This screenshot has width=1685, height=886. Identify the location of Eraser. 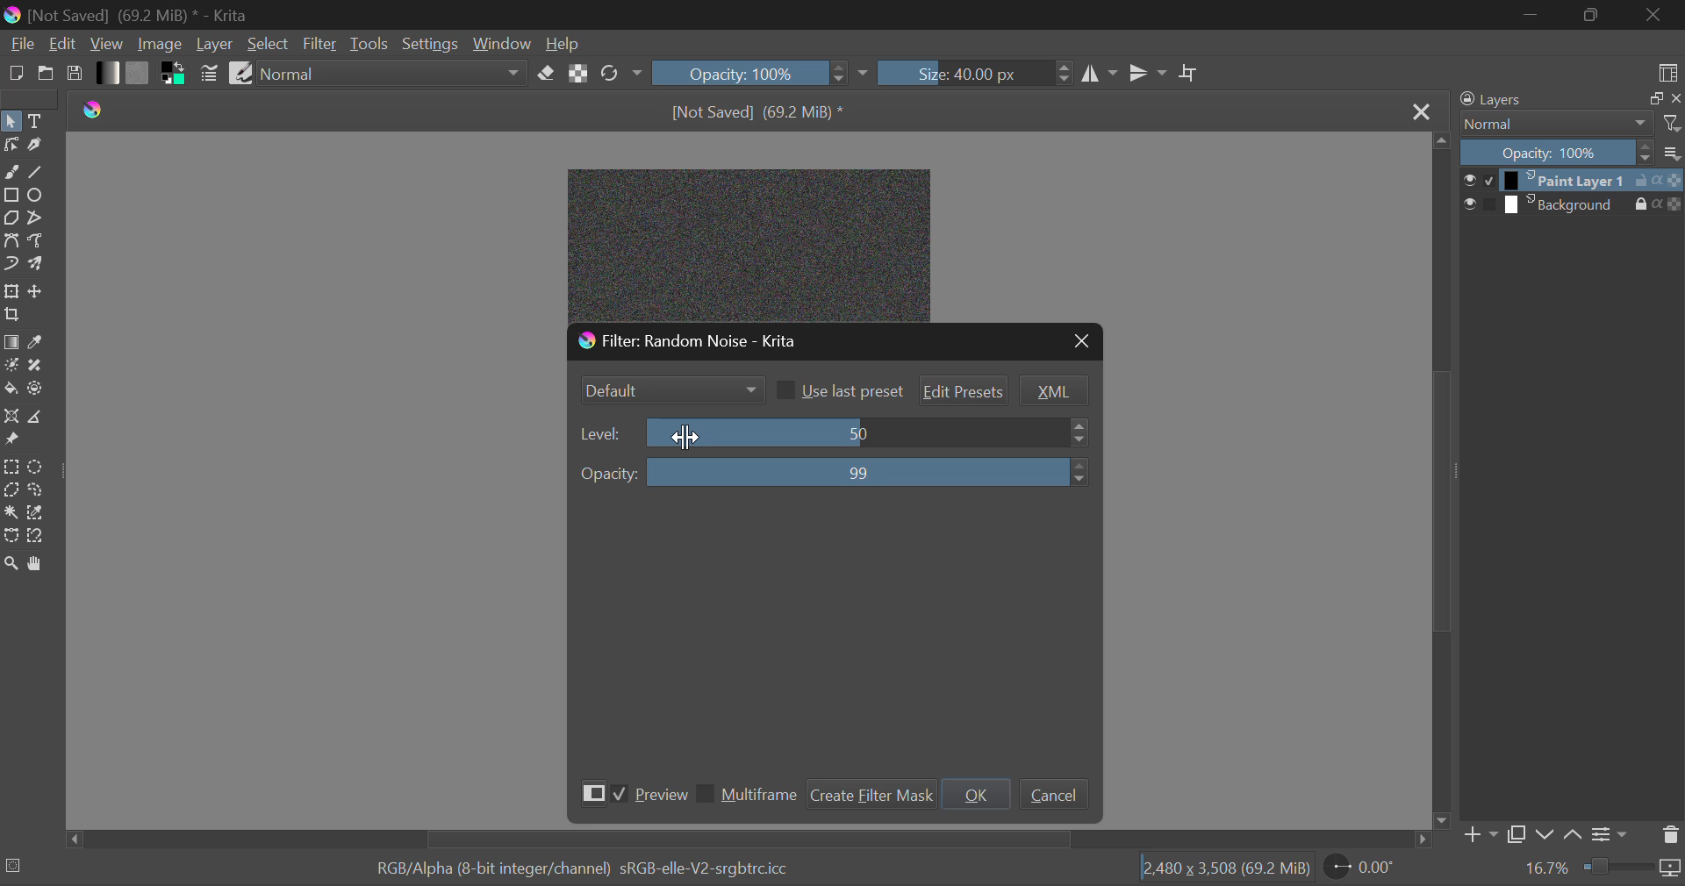
(546, 75).